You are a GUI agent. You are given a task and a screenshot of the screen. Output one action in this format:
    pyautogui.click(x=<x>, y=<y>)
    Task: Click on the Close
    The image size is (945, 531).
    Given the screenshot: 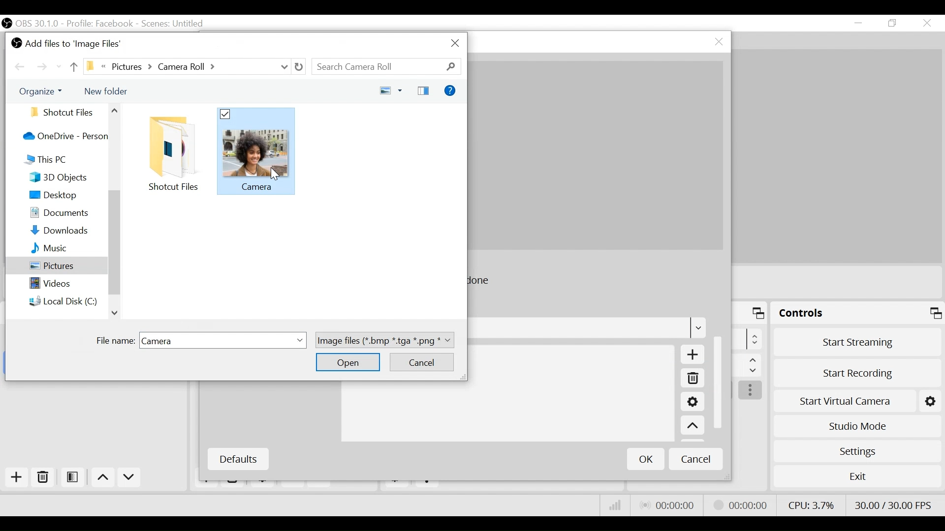 What is the action you would take?
    pyautogui.click(x=454, y=42)
    